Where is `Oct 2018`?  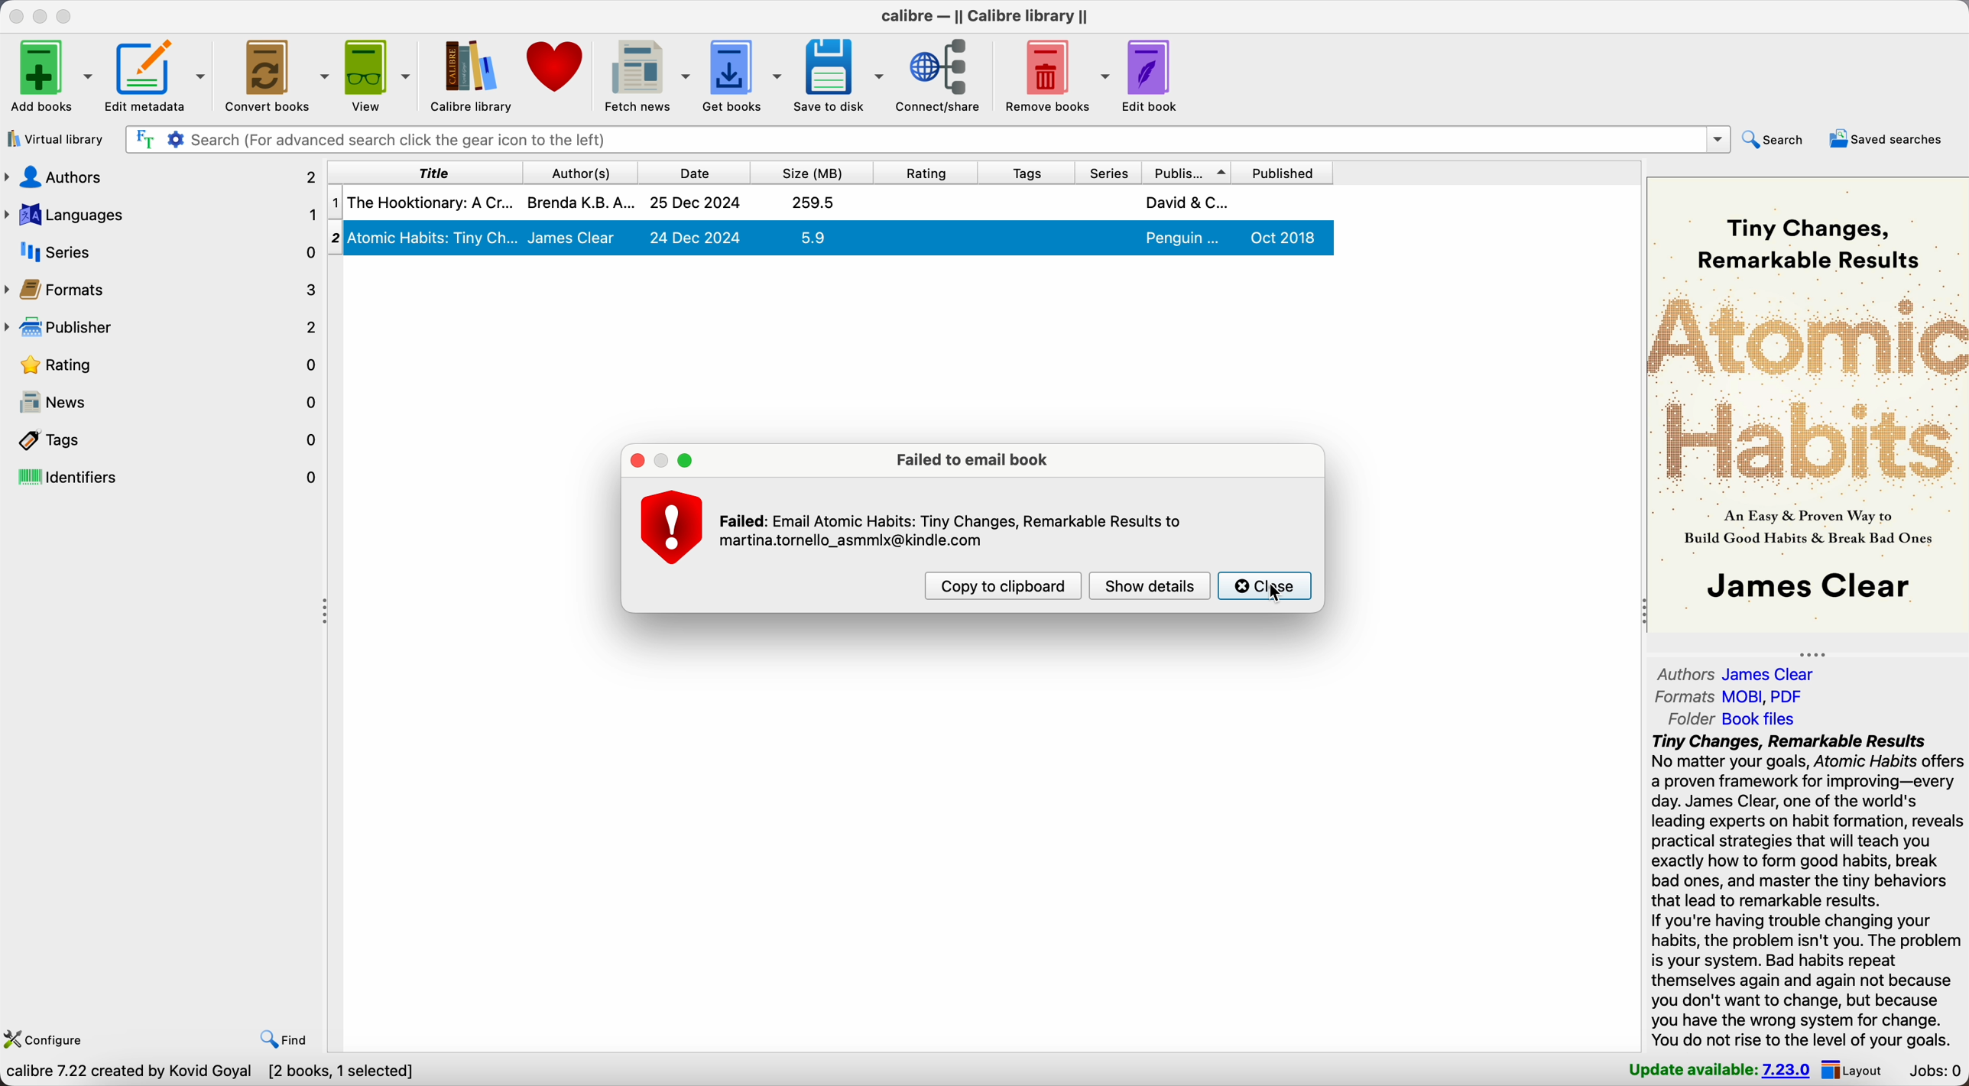 Oct 2018 is located at coordinates (1285, 237).